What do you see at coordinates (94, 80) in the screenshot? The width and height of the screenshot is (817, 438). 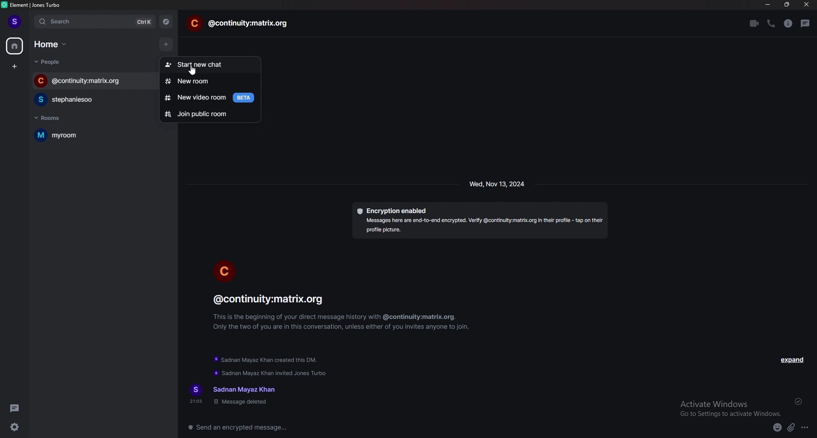 I see `chat` at bounding box center [94, 80].